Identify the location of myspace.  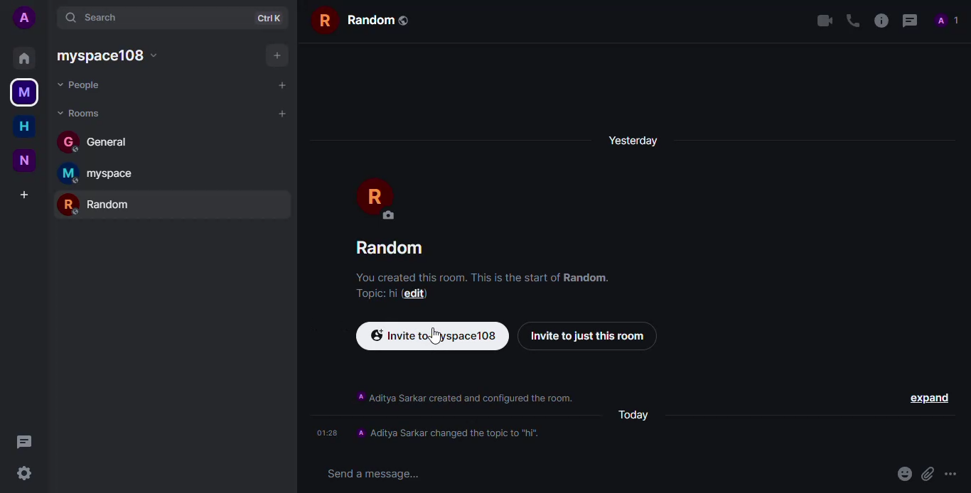
(105, 174).